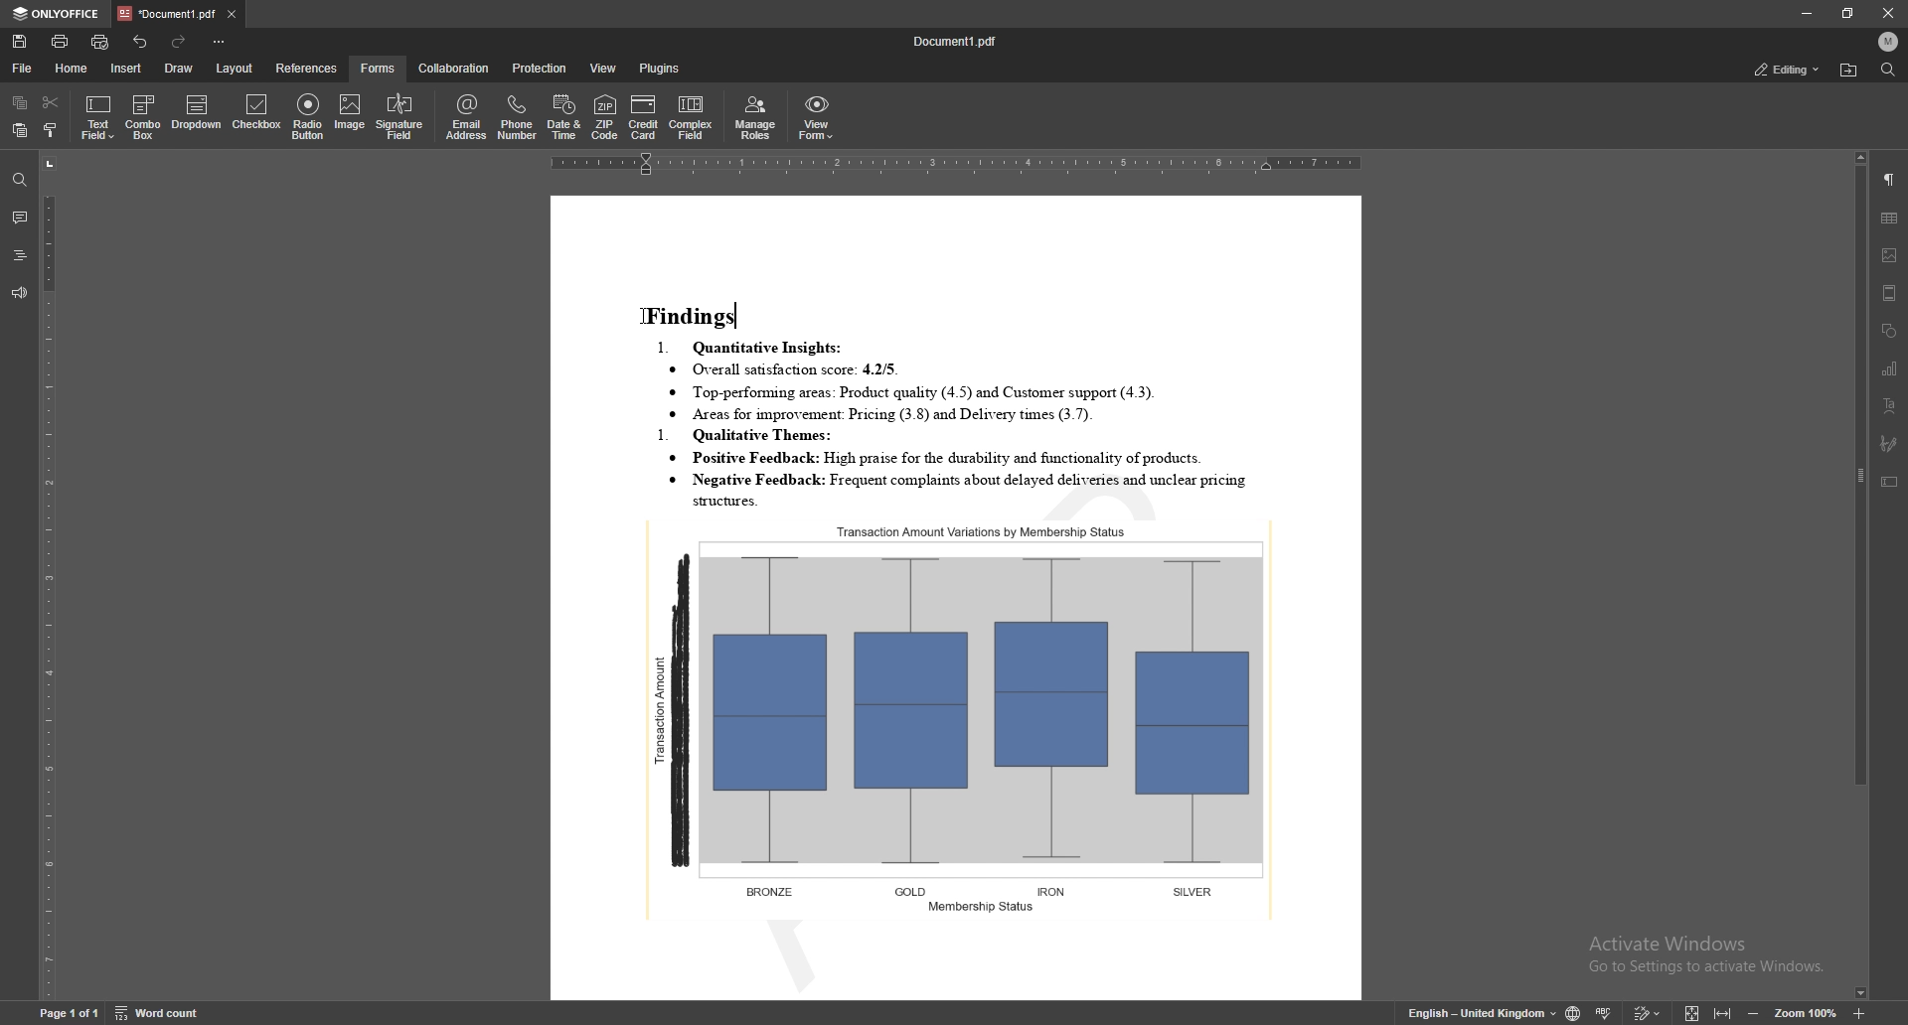  I want to click on close, so click(1886, 14).